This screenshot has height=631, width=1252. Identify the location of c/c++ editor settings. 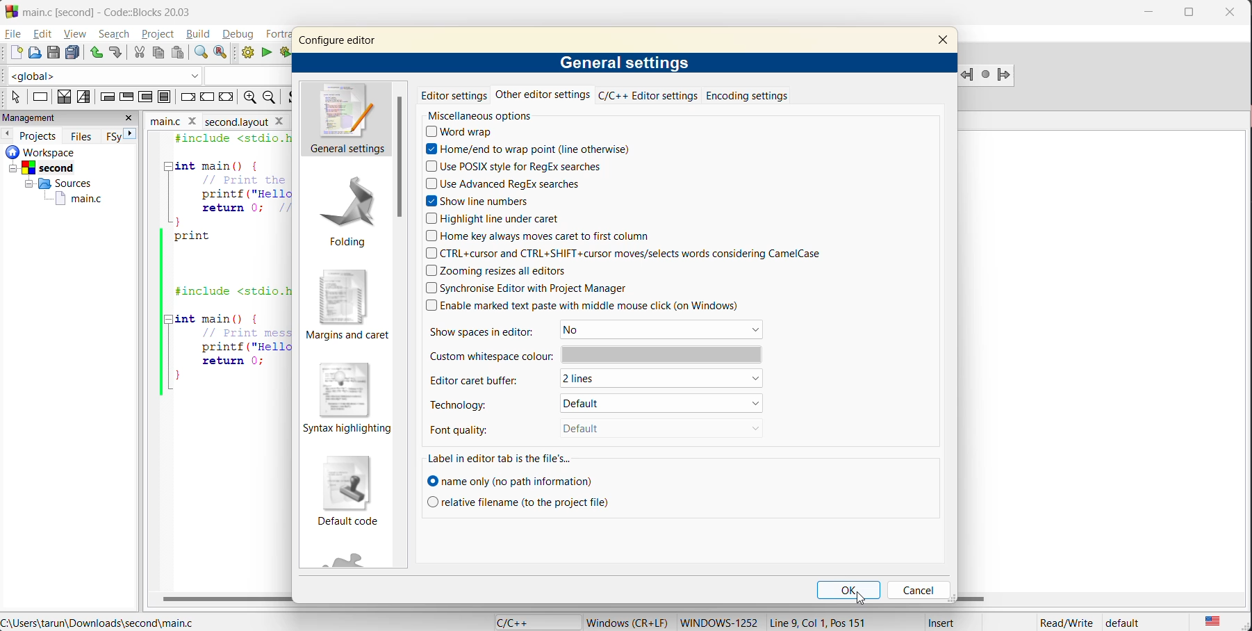
(649, 95).